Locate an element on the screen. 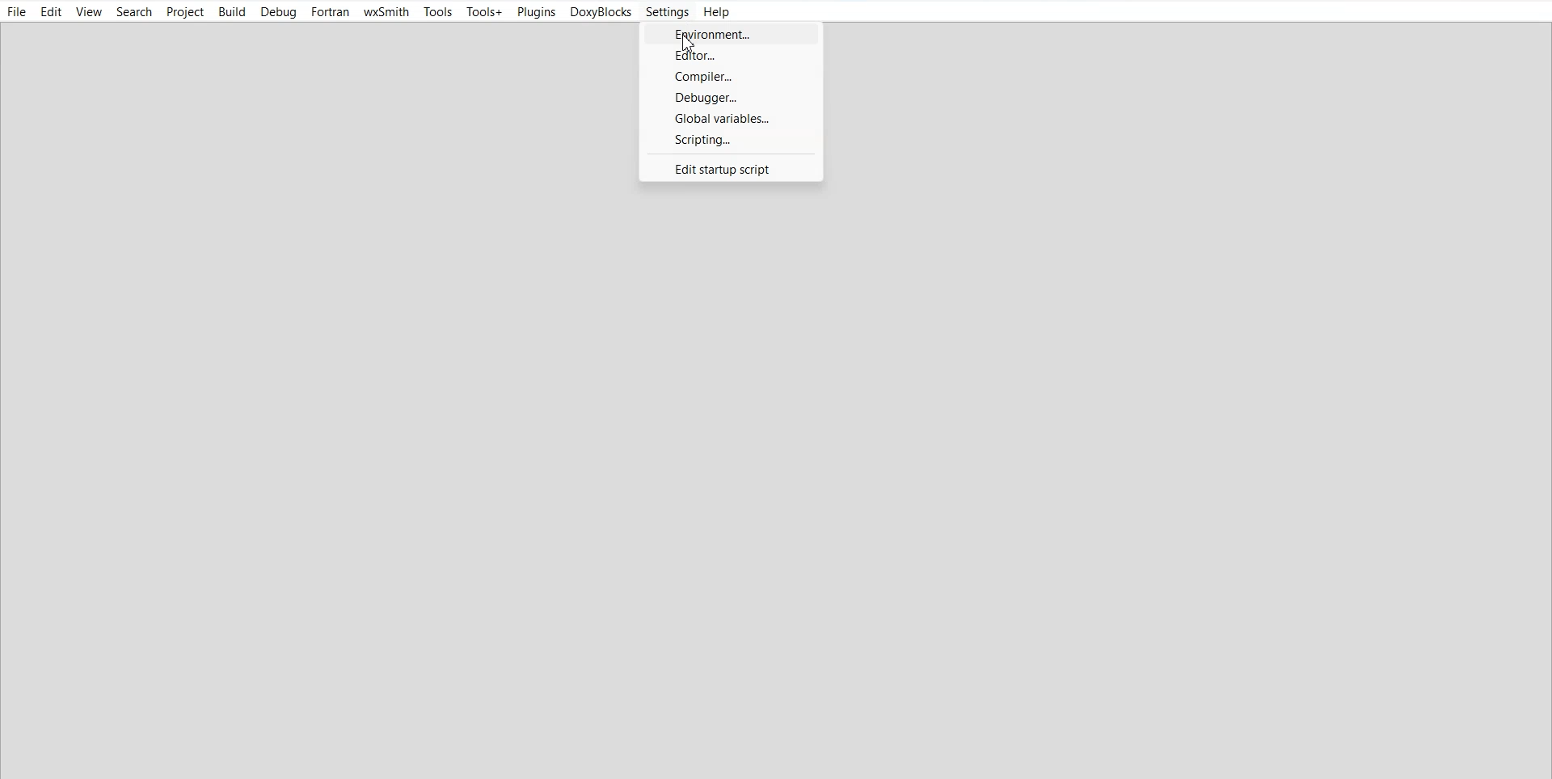 Image resolution: width=1552 pixels, height=779 pixels. Editor is located at coordinates (732, 54).